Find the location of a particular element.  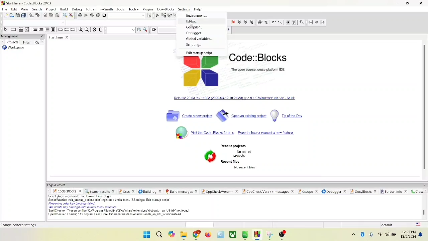

paste is located at coordinates (58, 15).